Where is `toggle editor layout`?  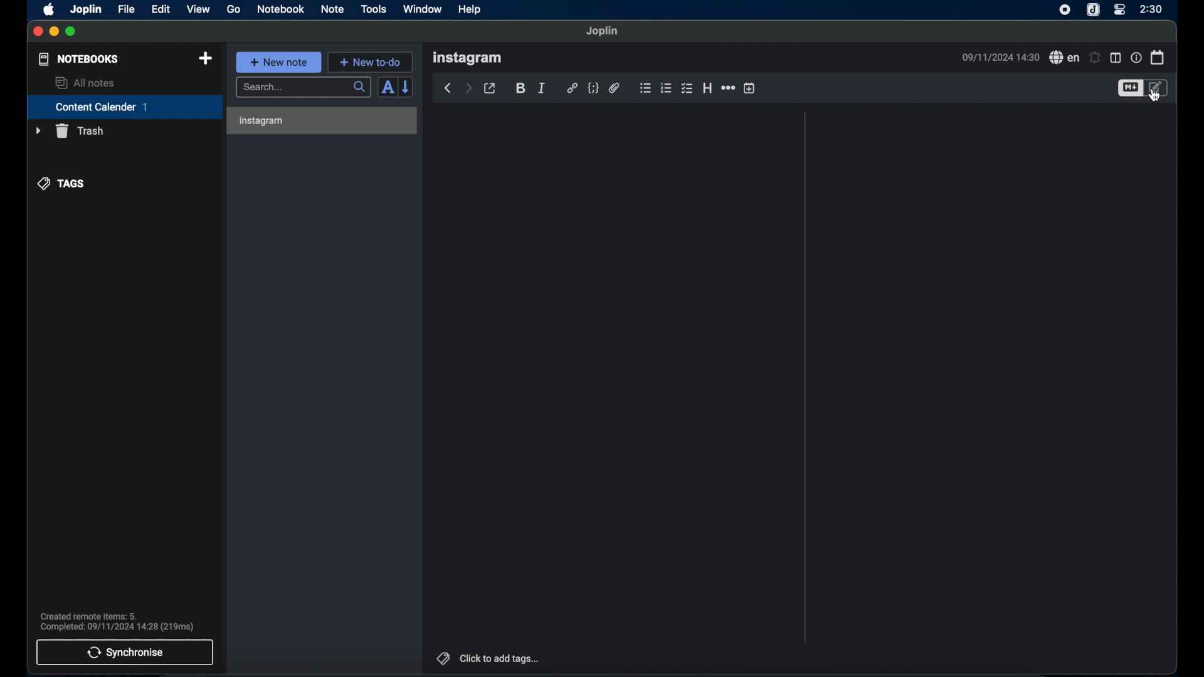
toggle editor layout is located at coordinates (1116, 58).